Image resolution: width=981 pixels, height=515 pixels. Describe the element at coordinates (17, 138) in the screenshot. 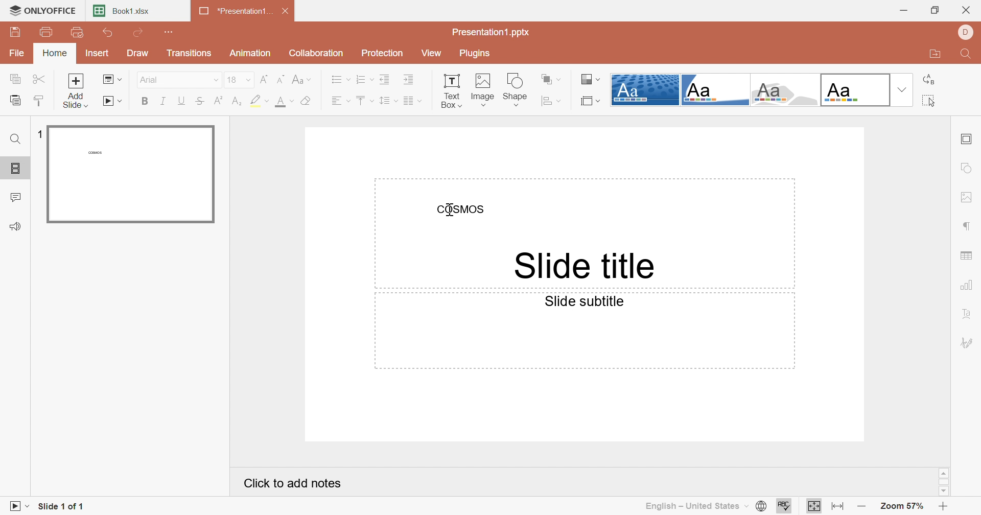

I see `Find` at that location.